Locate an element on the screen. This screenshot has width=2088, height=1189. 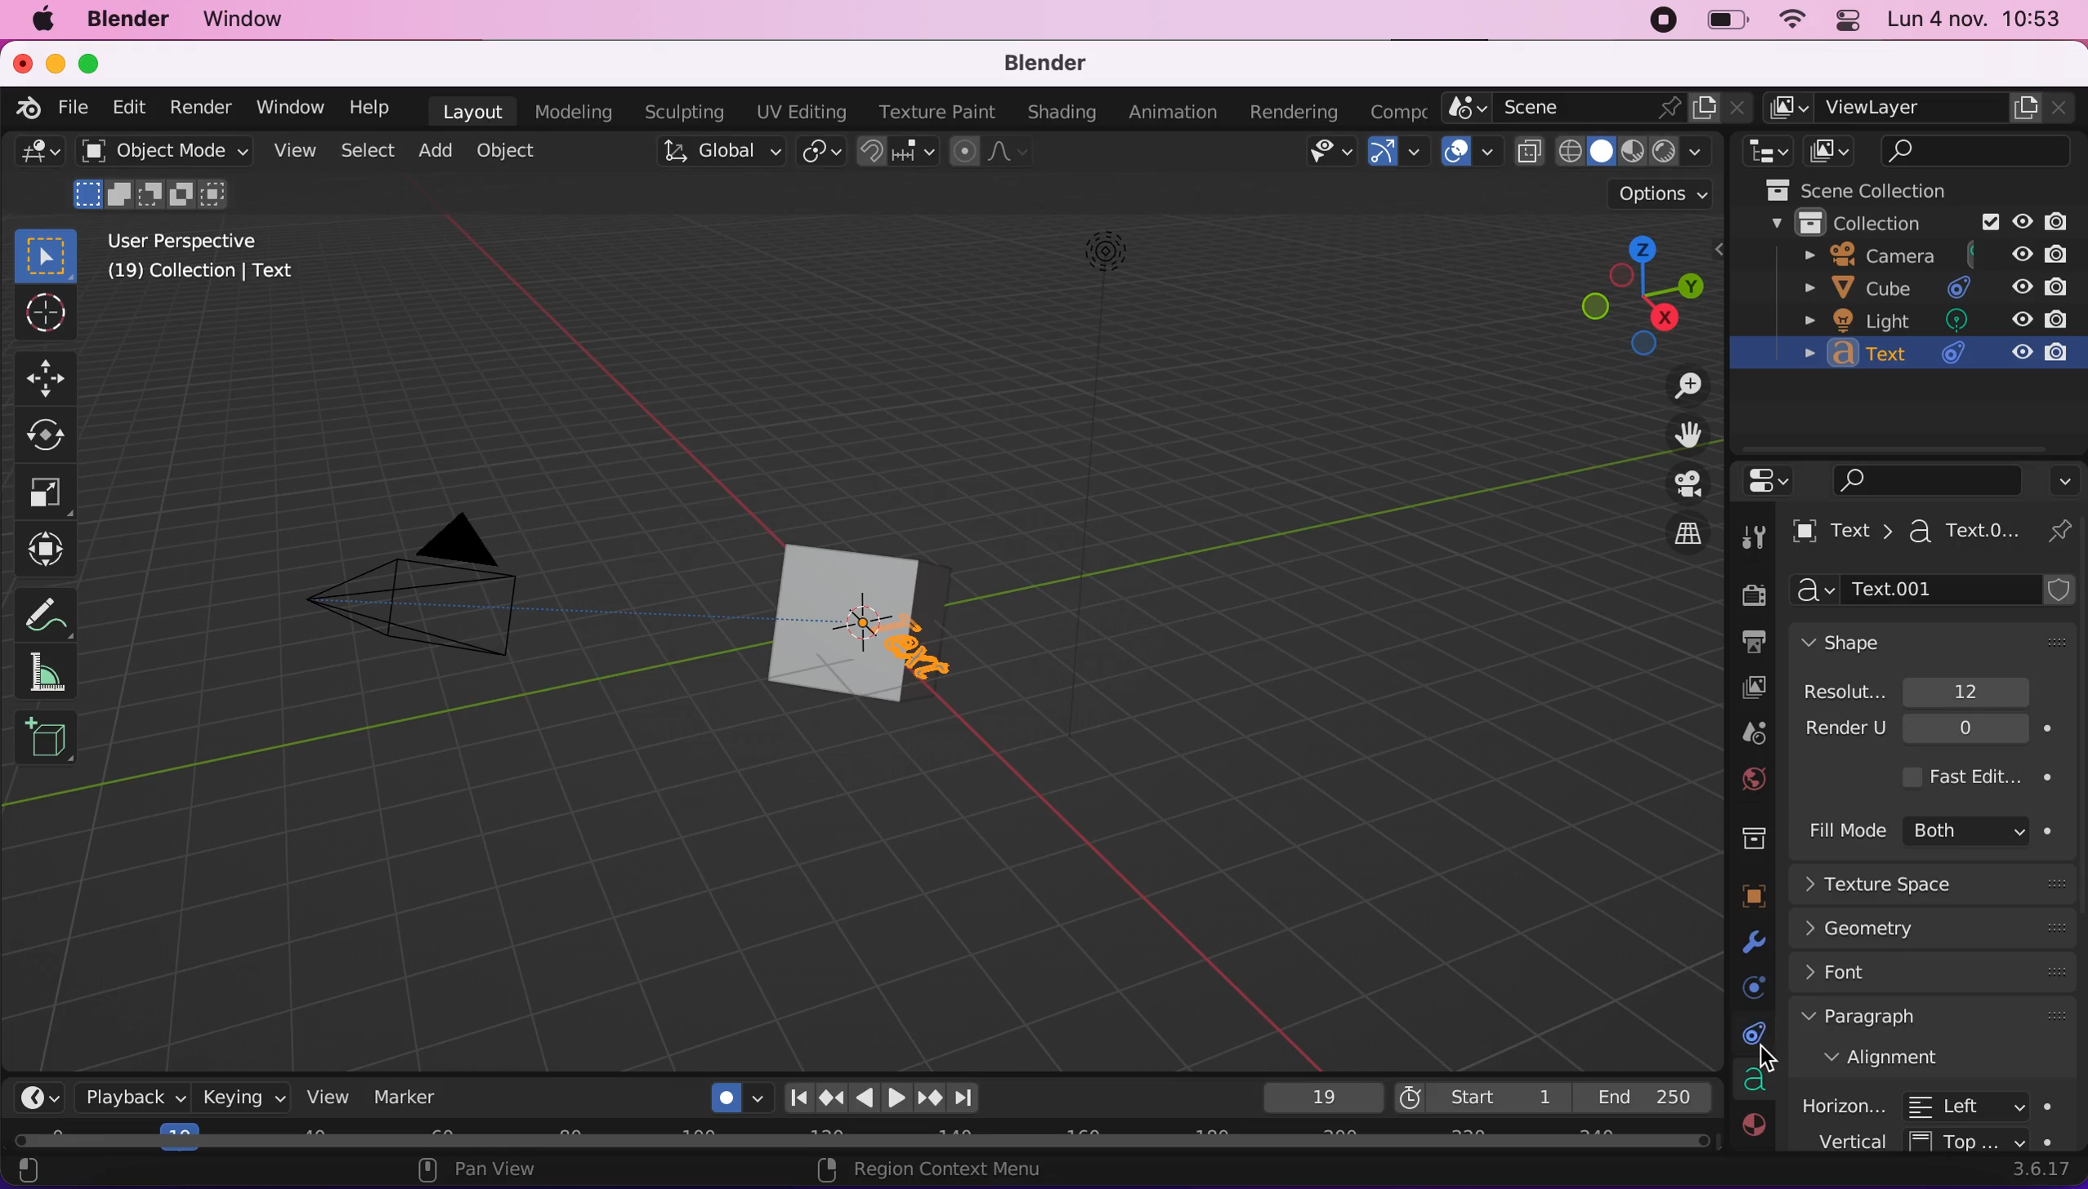
window is located at coordinates (258, 23).